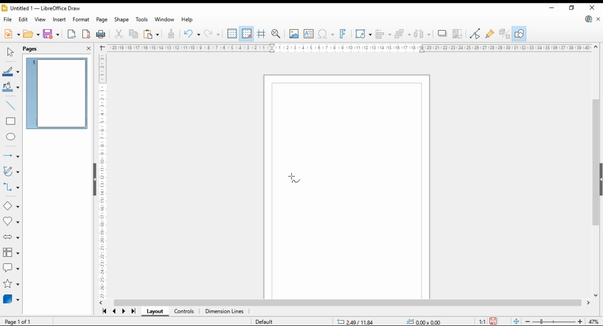 The height and width of the screenshot is (326, 603). Describe the element at coordinates (11, 237) in the screenshot. I see `block arrows` at that location.